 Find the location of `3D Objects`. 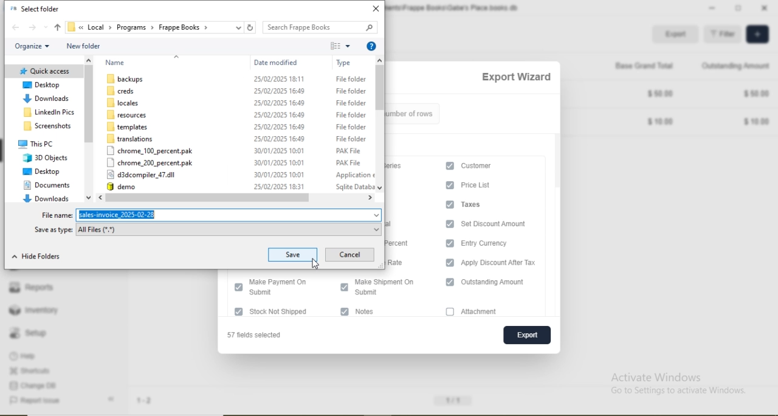

3D Objects is located at coordinates (46, 158).